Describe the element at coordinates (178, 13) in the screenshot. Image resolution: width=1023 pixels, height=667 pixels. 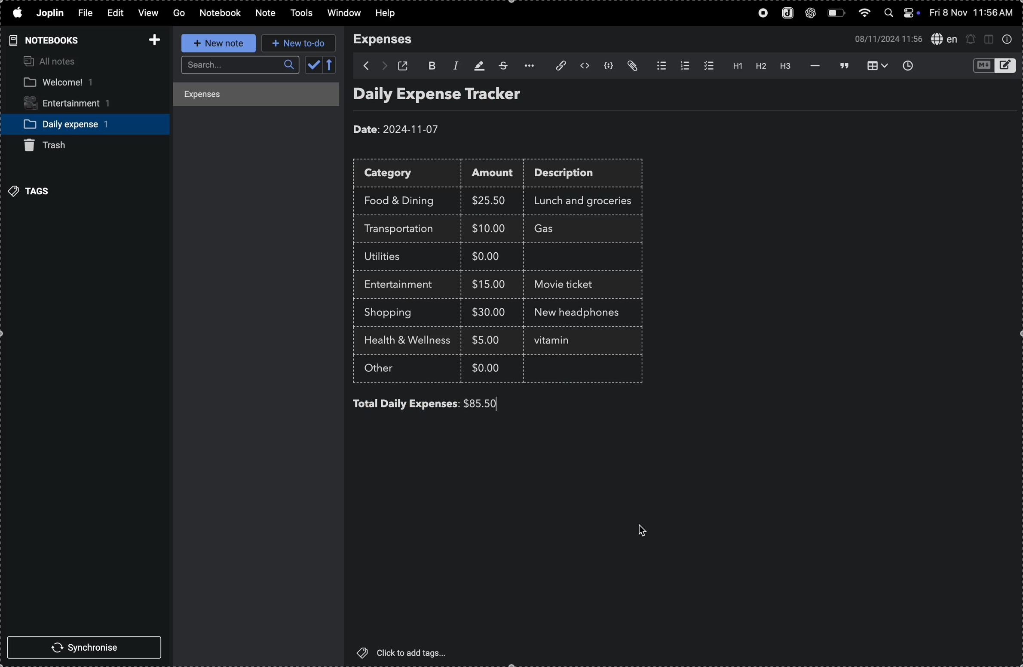
I see `go` at that location.